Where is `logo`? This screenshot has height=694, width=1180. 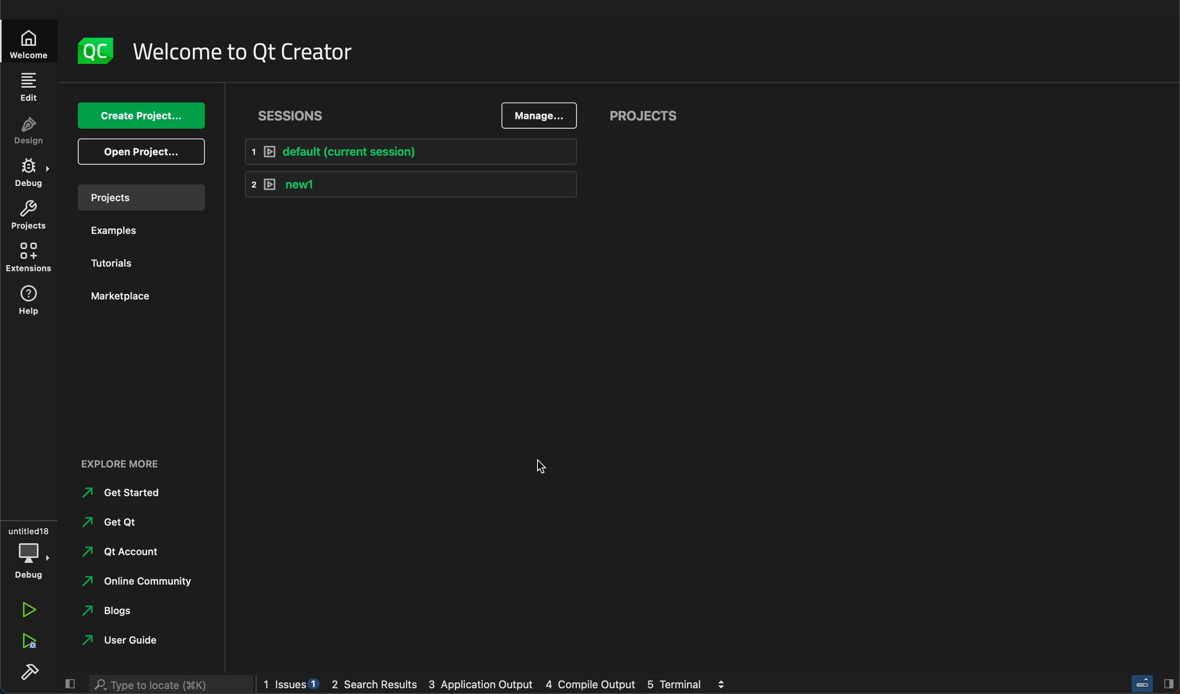
logo is located at coordinates (97, 52).